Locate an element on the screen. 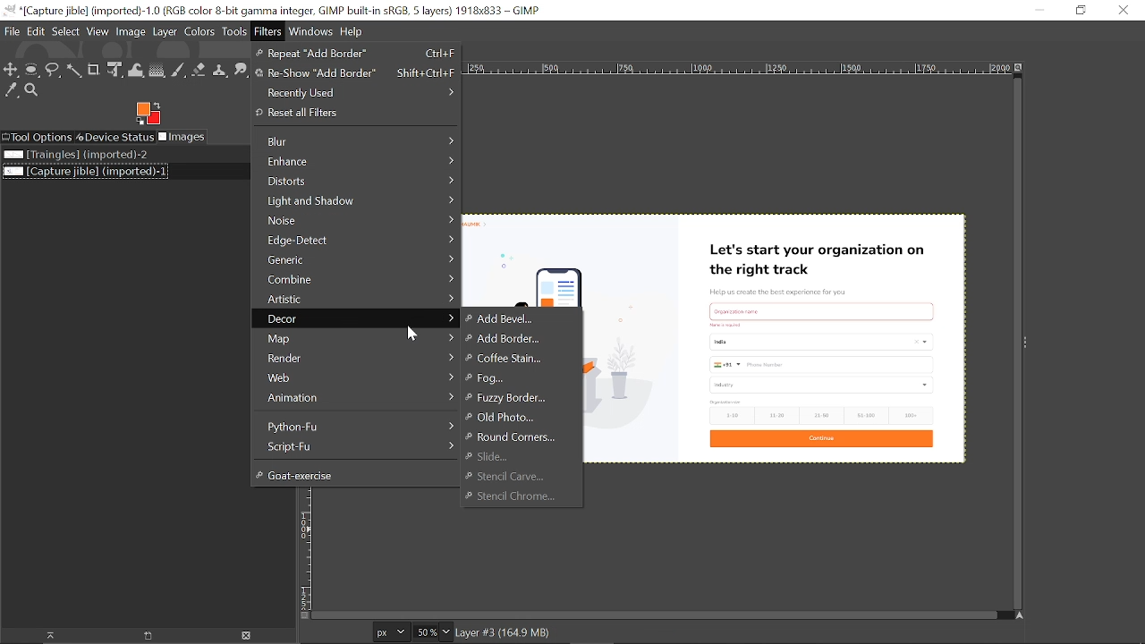  Sidebar menu is located at coordinates (1027, 343).